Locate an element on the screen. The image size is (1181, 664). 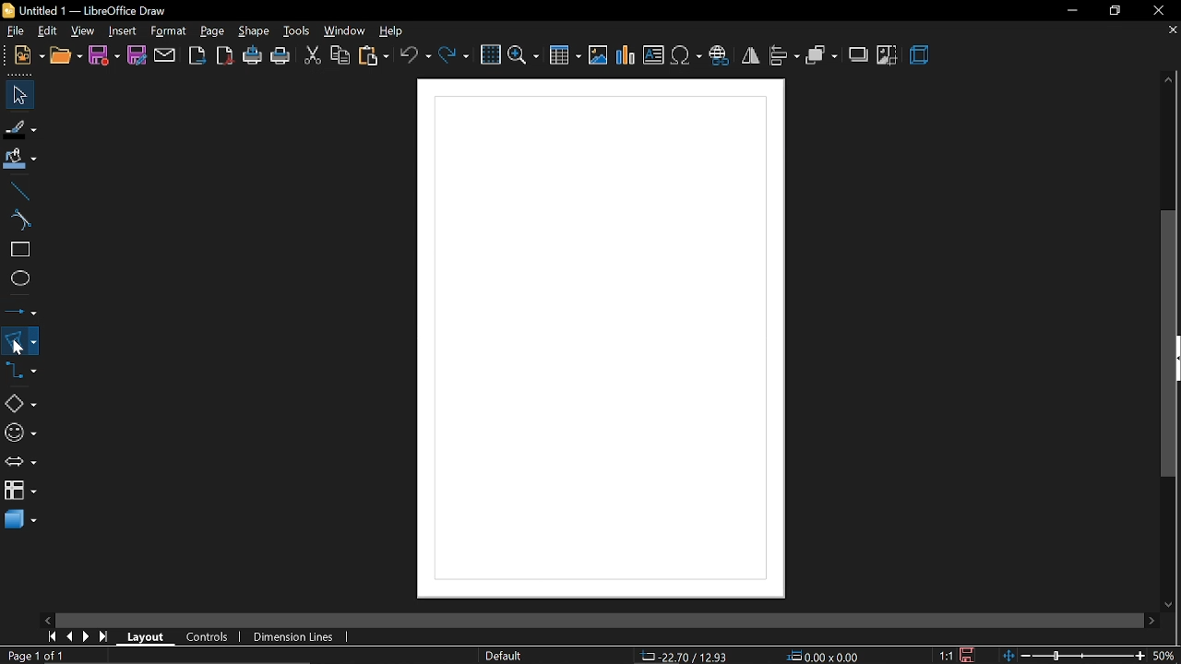
arrows is located at coordinates (20, 463).